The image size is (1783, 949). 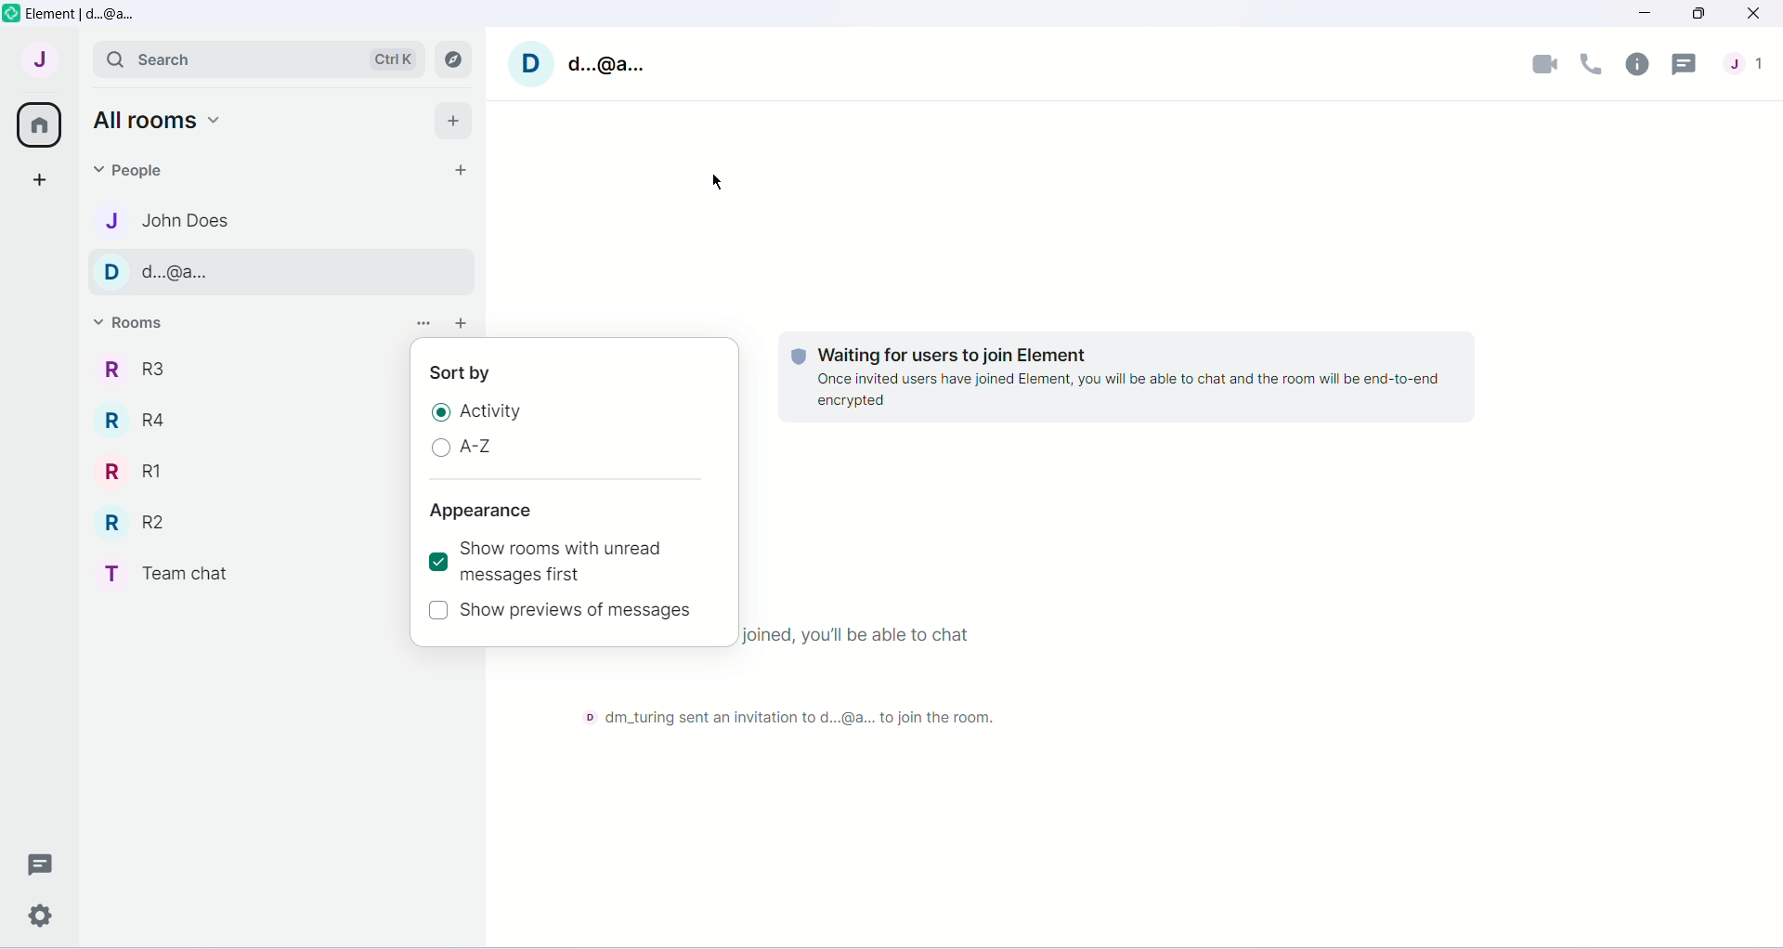 What do you see at coordinates (177, 573) in the screenshot?
I see `Room Name-team chat` at bounding box center [177, 573].